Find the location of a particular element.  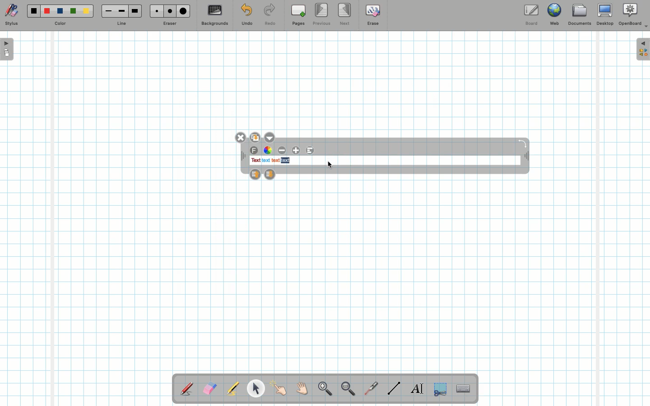

Text input is located at coordinates (464, 386).